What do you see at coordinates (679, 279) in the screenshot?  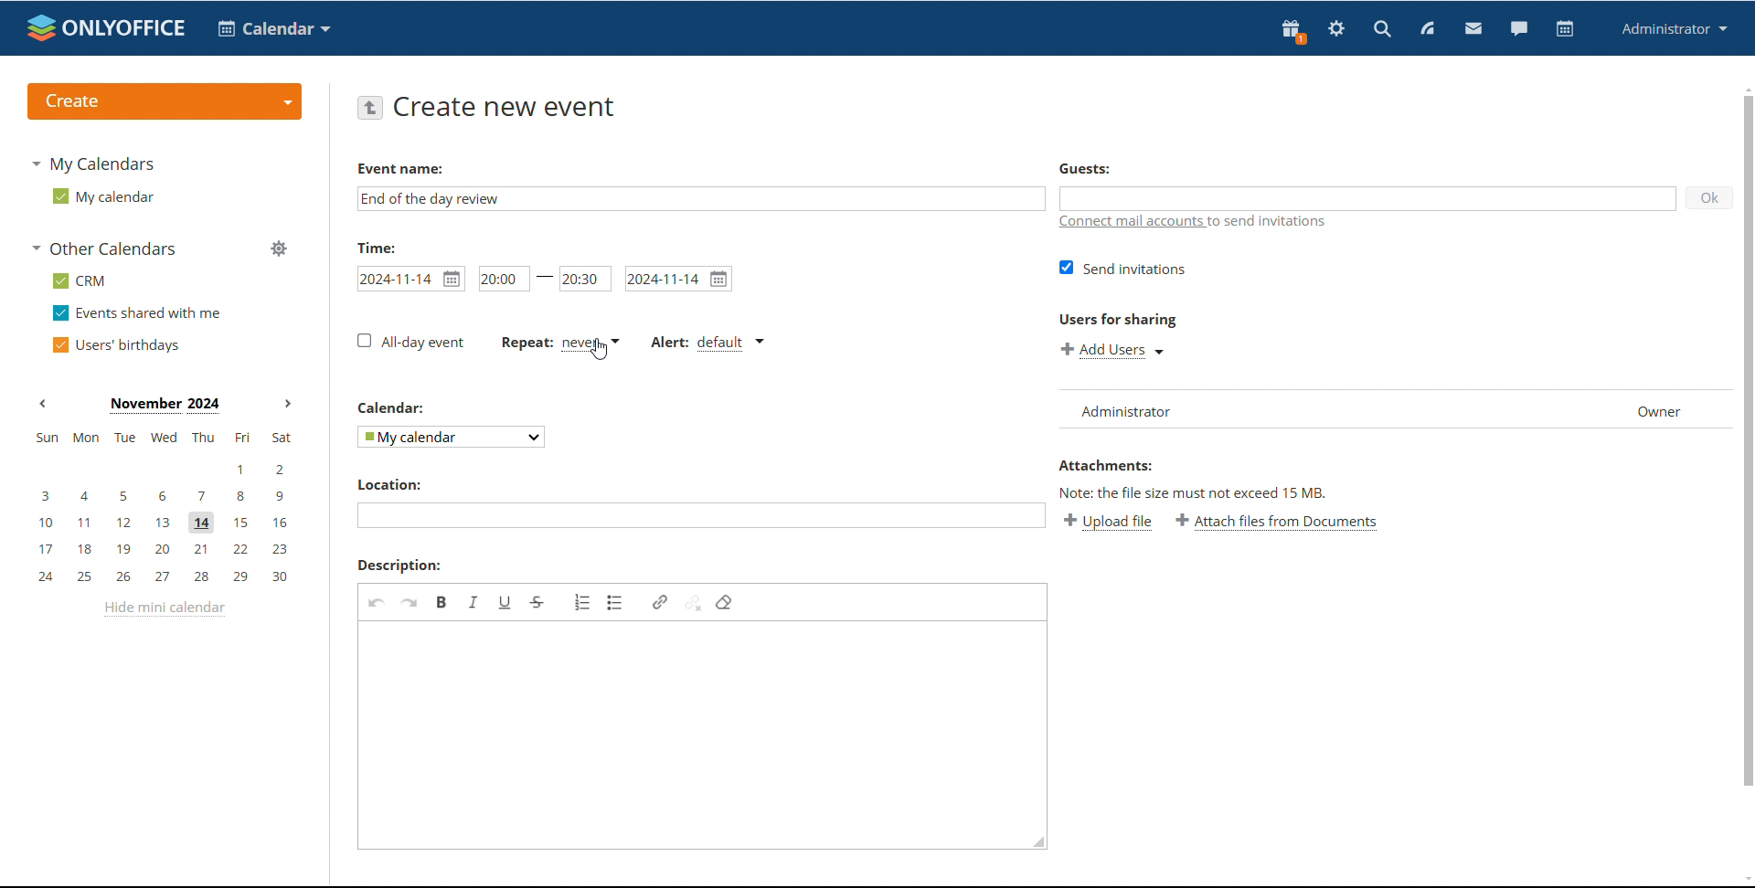 I see `set end date` at bounding box center [679, 279].